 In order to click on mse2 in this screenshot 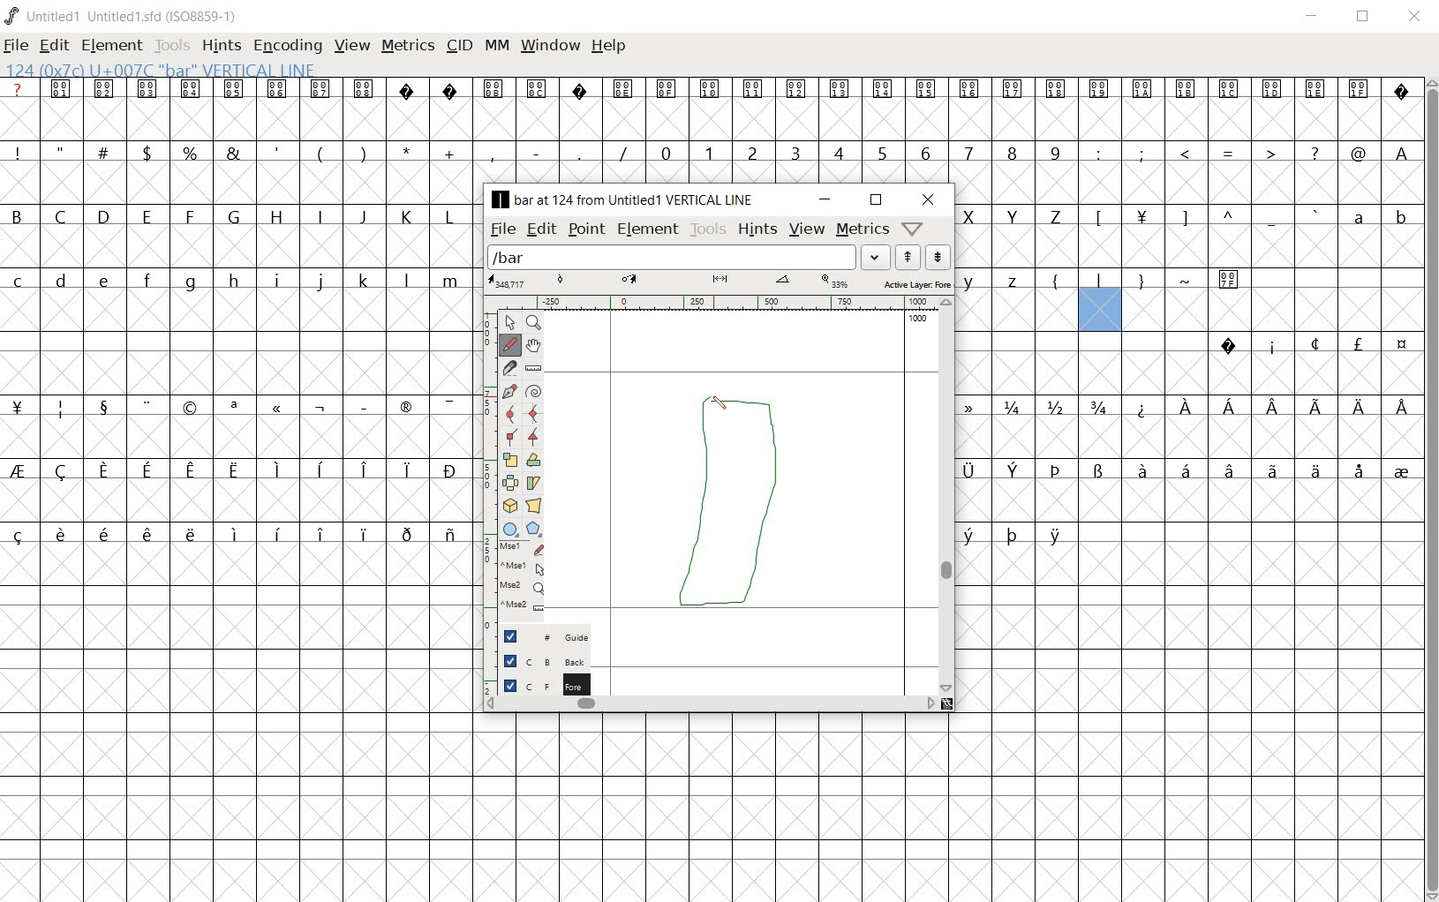, I will do `click(516, 609)`.